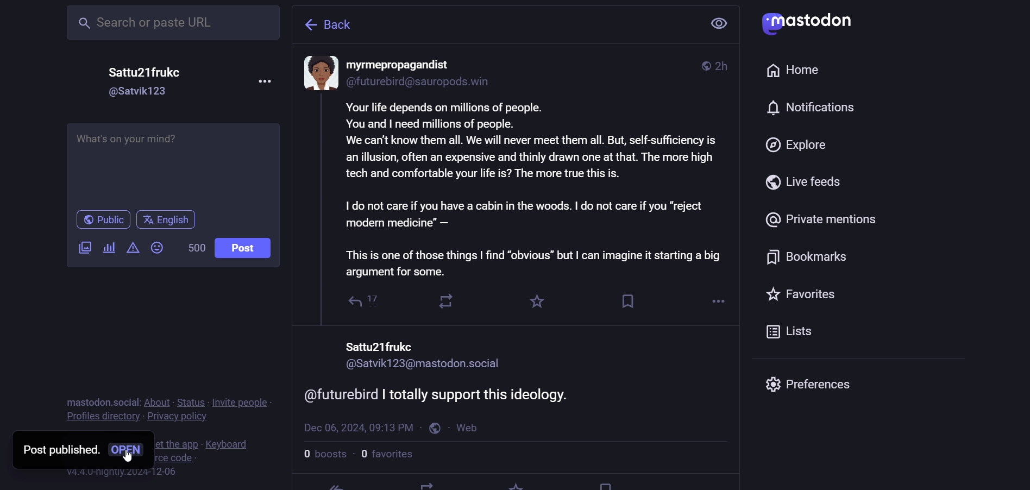 This screenshot has height=490, width=1030. I want to click on post published, so click(58, 451).